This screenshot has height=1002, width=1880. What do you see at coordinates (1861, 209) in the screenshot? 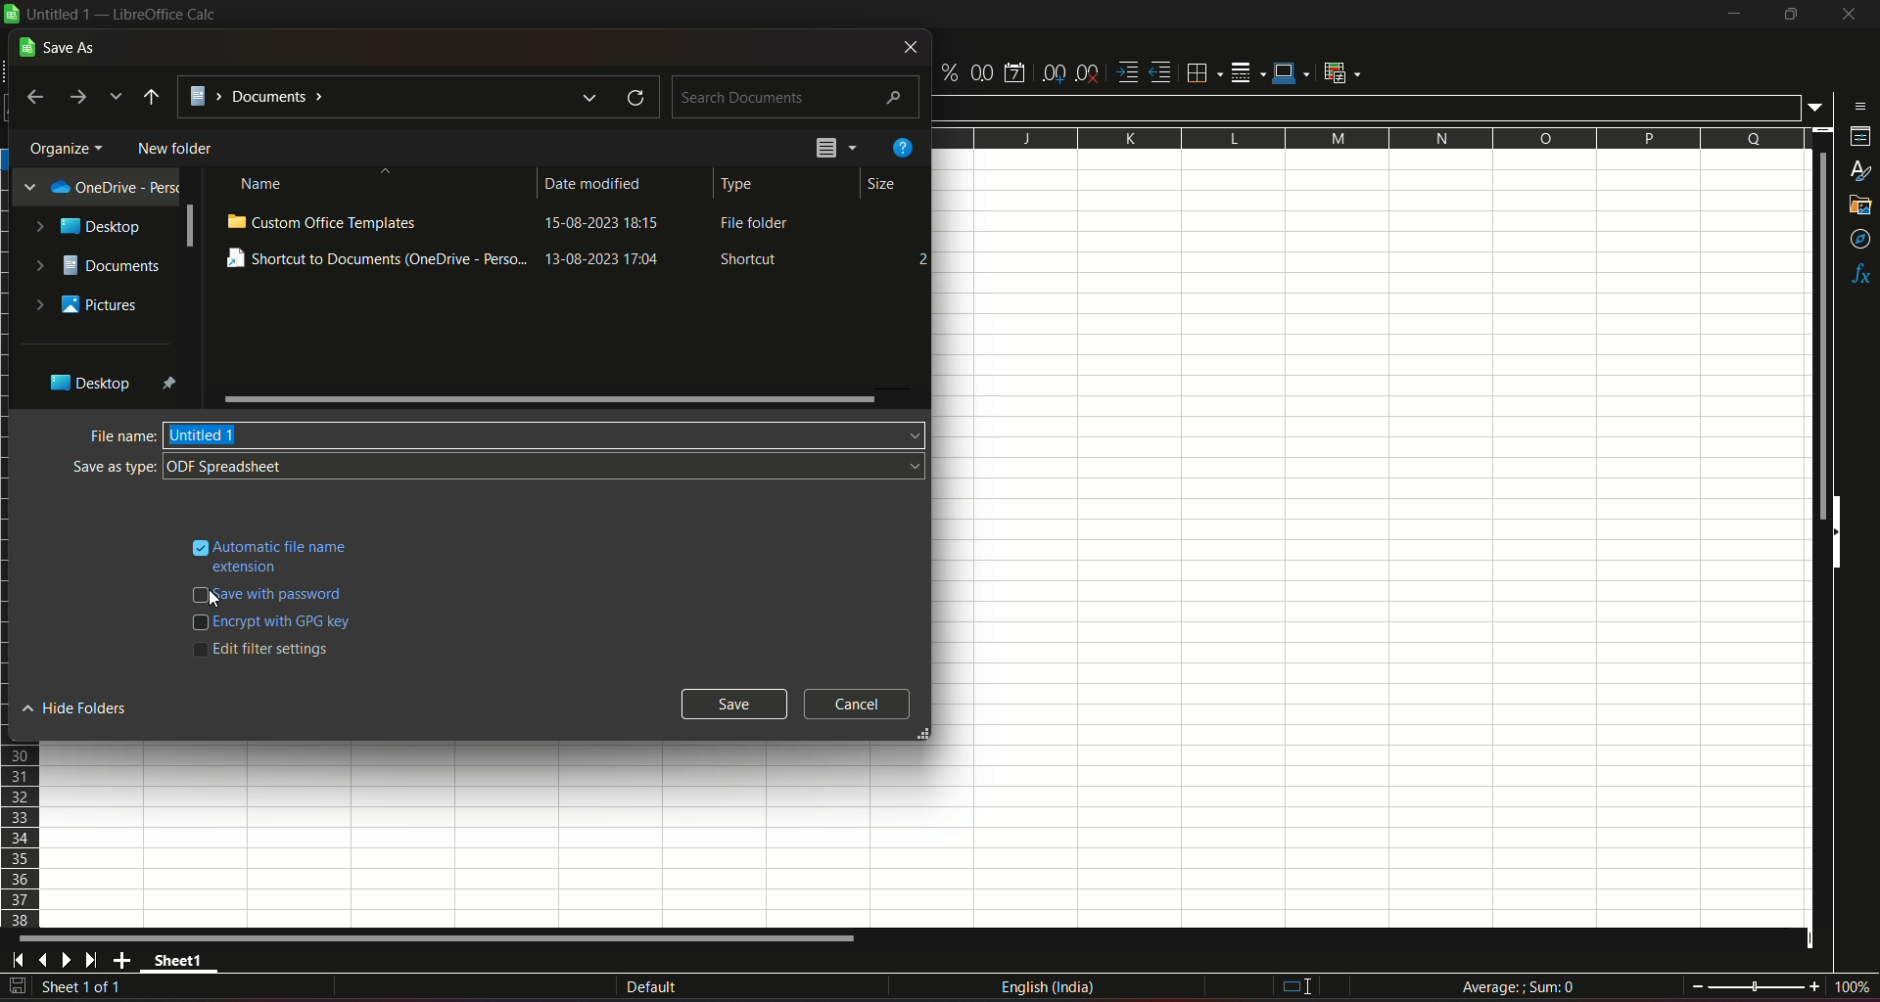
I see `gallery` at bounding box center [1861, 209].